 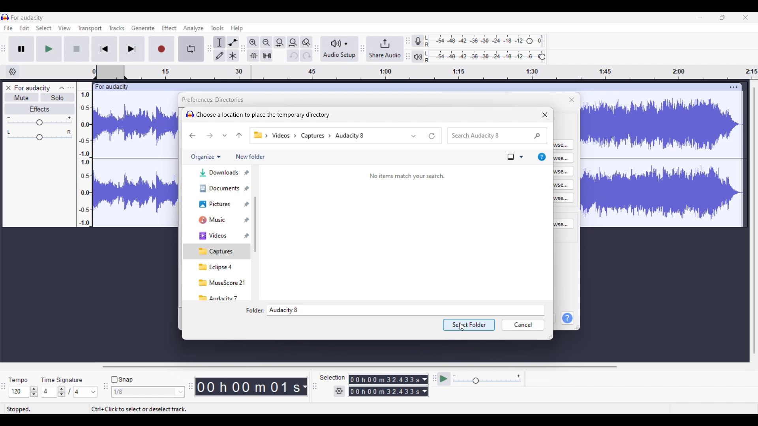 What do you see at coordinates (44, 28) in the screenshot?
I see `Select menu` at bounding box center [44, 28].